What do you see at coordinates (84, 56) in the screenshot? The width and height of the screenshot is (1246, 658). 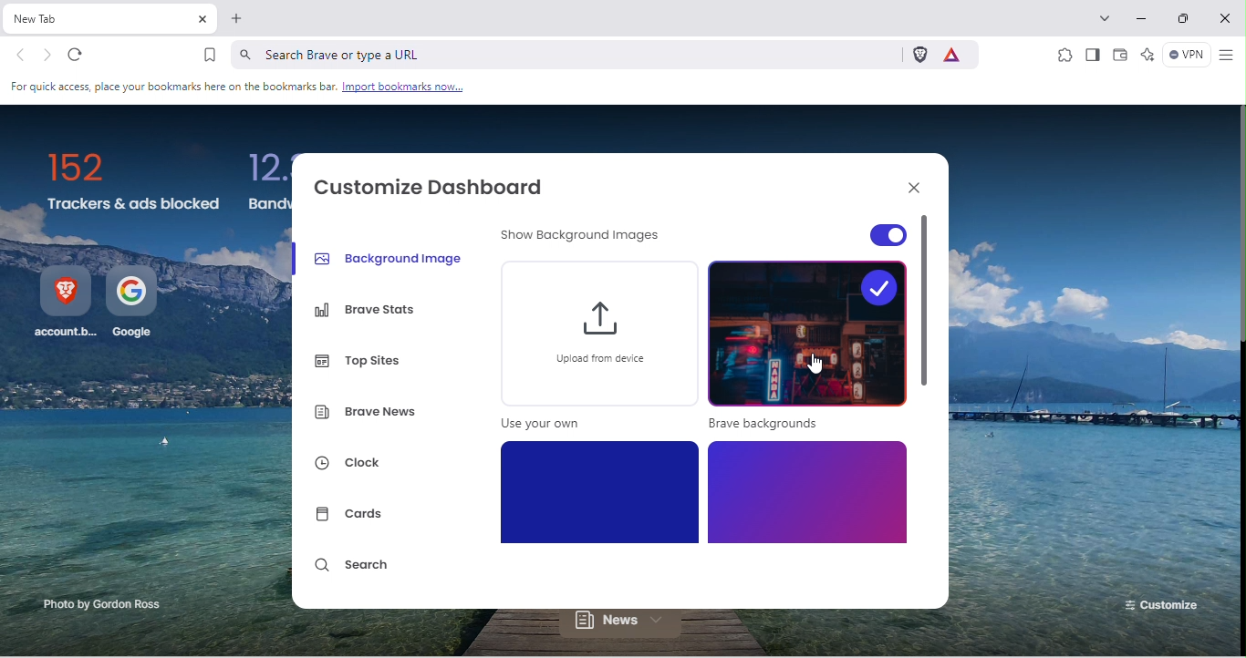 I see `Reload this page` at bounding box center [84, 56].